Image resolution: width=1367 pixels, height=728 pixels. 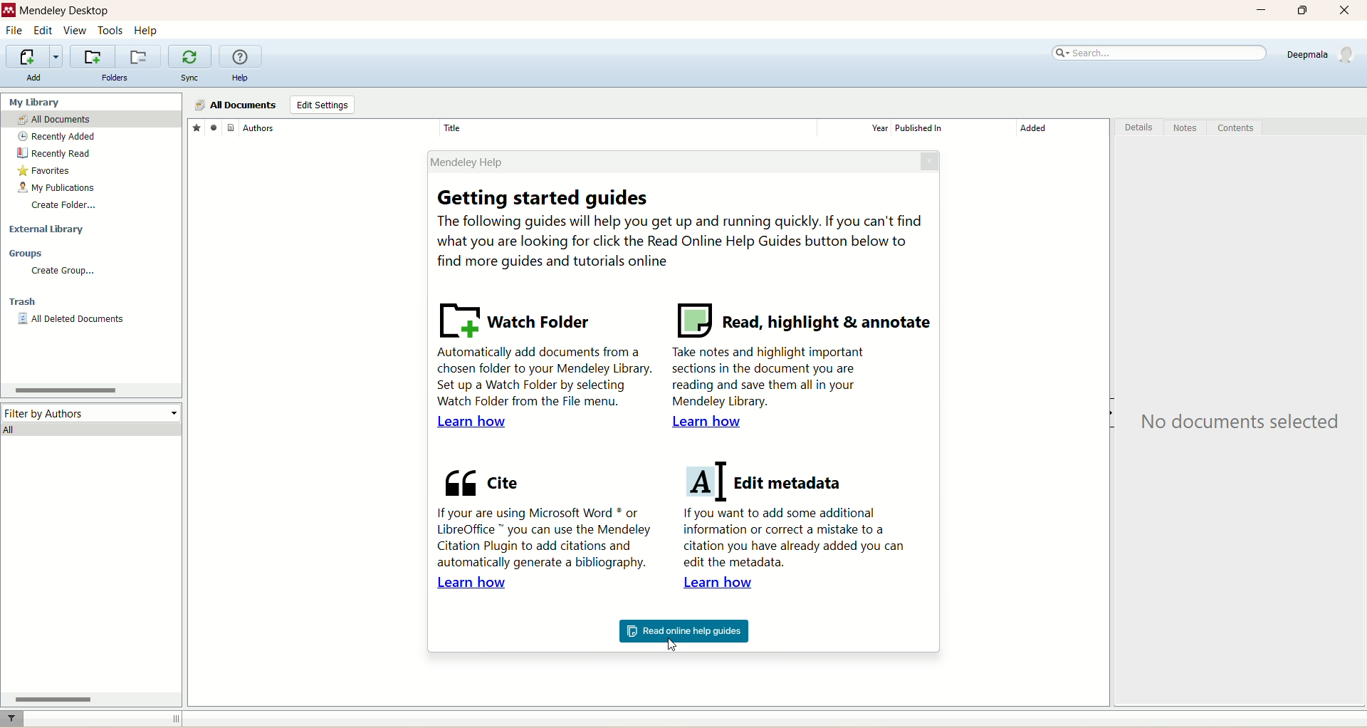 What do you see at coordinates (704, 422) in the screenshot?
I see `Learn how` at bounding box center [704, 422].